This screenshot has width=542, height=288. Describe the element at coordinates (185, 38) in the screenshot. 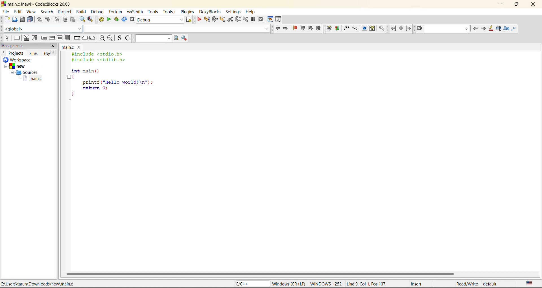

I see `show options window` at that location.